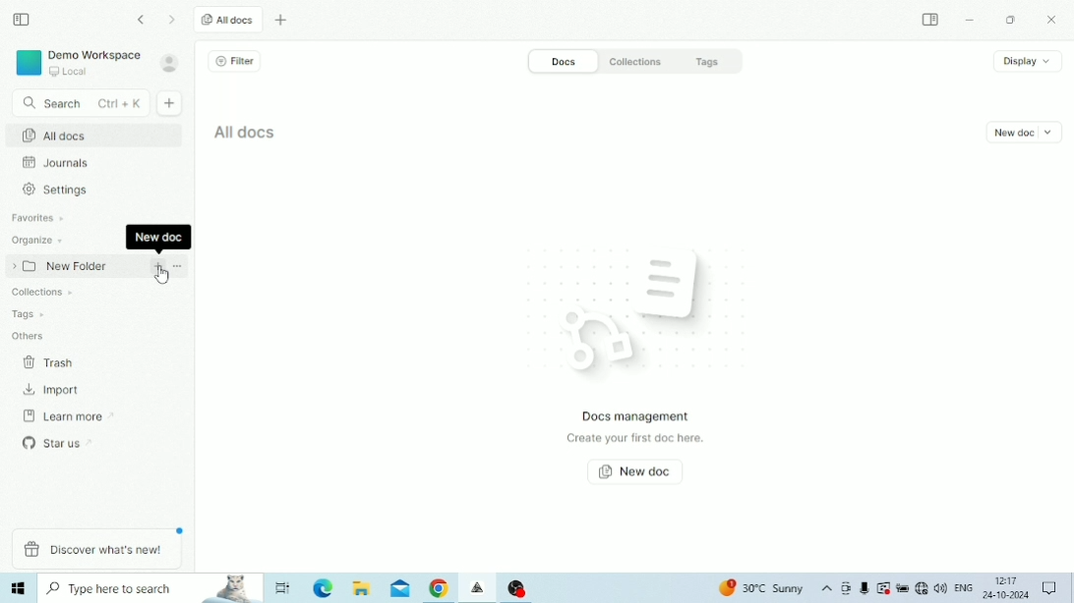 Image resolution: width=1074 pixels, height=603 pixels. What do you see at coordinates (38, 241) in the screenshot?
I see `Organize` at bounding box center [38, 241].